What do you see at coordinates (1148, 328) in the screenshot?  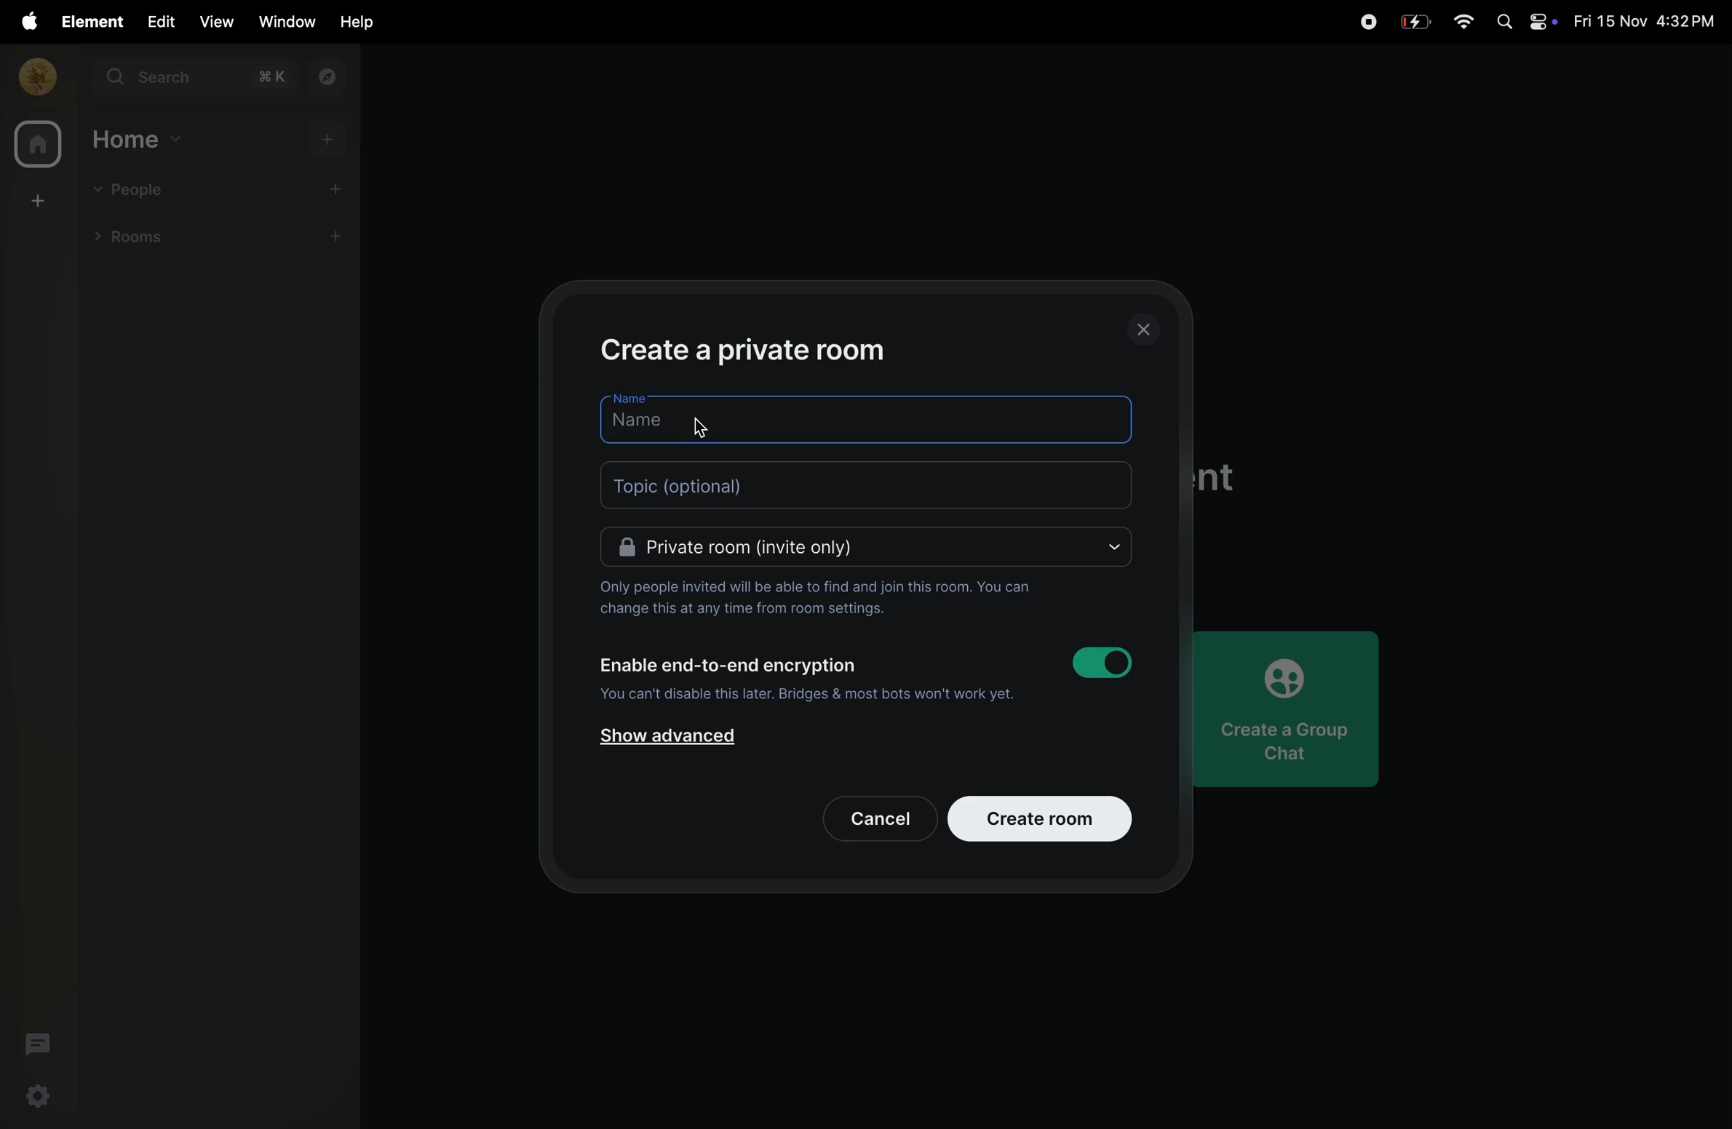 I see `closing` at bounding box center [1148, 328].